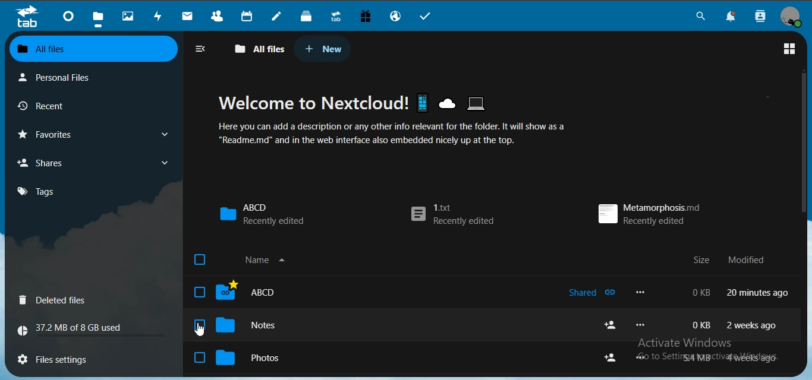 The width and height of the screenshot is (812, 380). What do you see at coordinates (454, 217) in the screenshot?
I see `1.txt recently, edited` at bounding box center [454, 217].